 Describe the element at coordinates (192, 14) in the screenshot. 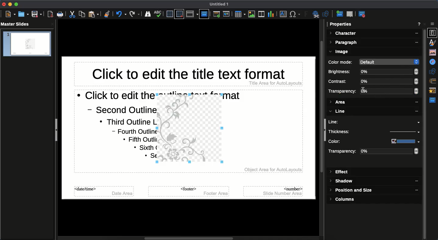

I see `Display view` at that location.